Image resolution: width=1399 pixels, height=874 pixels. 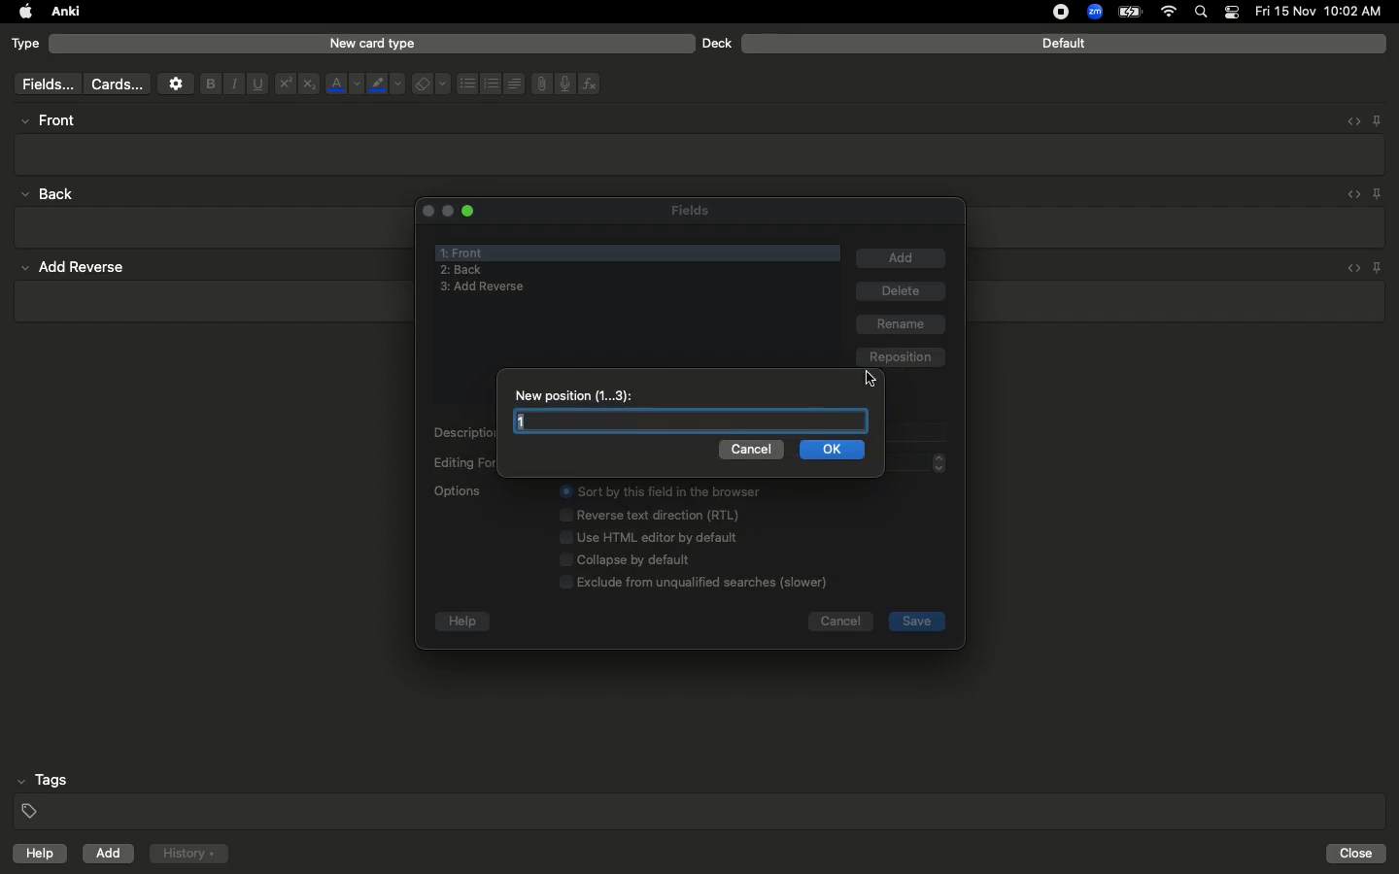 What do you see at coordinates (26, 45) in the screenshot?
I see `Type` at bounding box center [26, 45].